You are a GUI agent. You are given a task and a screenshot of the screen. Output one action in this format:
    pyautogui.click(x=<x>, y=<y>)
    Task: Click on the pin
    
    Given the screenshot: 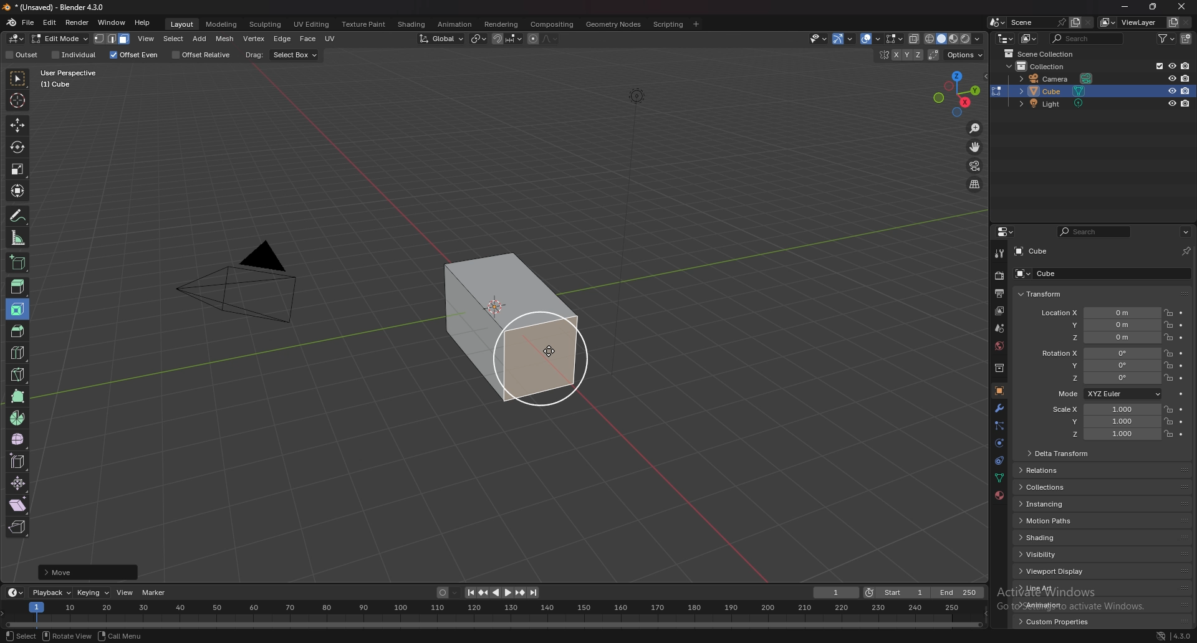 What is the action you would take?
    pyautogui.click(x=1186, y=251)
    